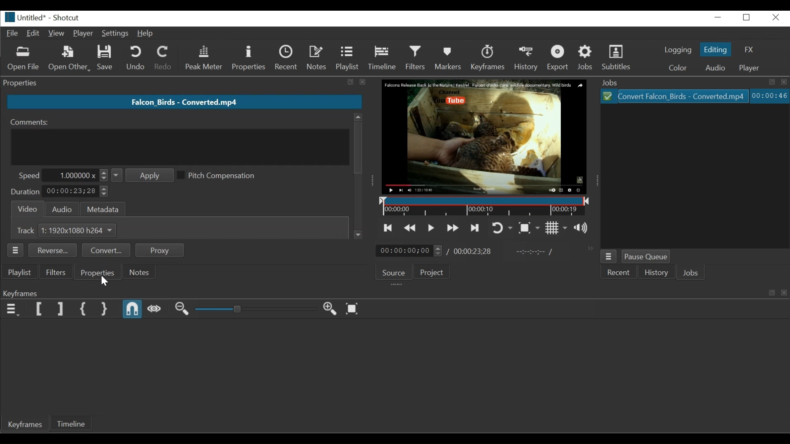 The width and height of the screenshot is (790, 444). I want to click on File name, so click(26, 18).